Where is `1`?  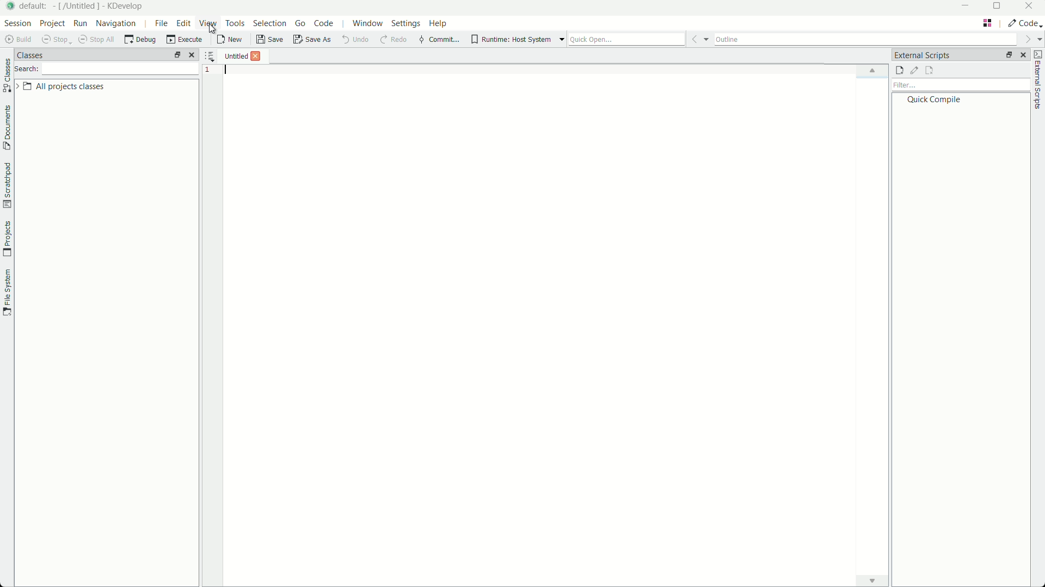 1 is located at coordinates (208, 71).